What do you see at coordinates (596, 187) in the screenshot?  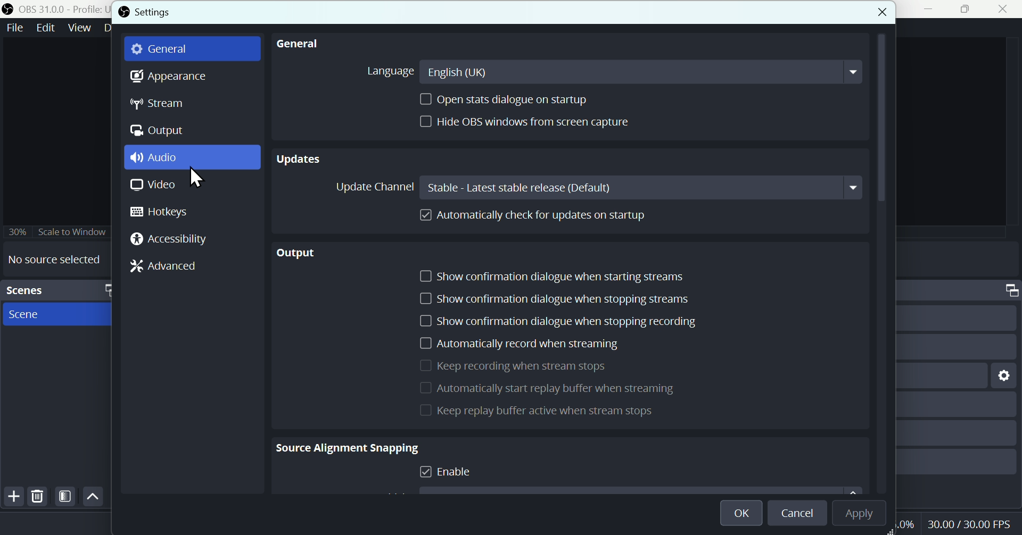 I see `Update channel` at bounding box center [596, 187].